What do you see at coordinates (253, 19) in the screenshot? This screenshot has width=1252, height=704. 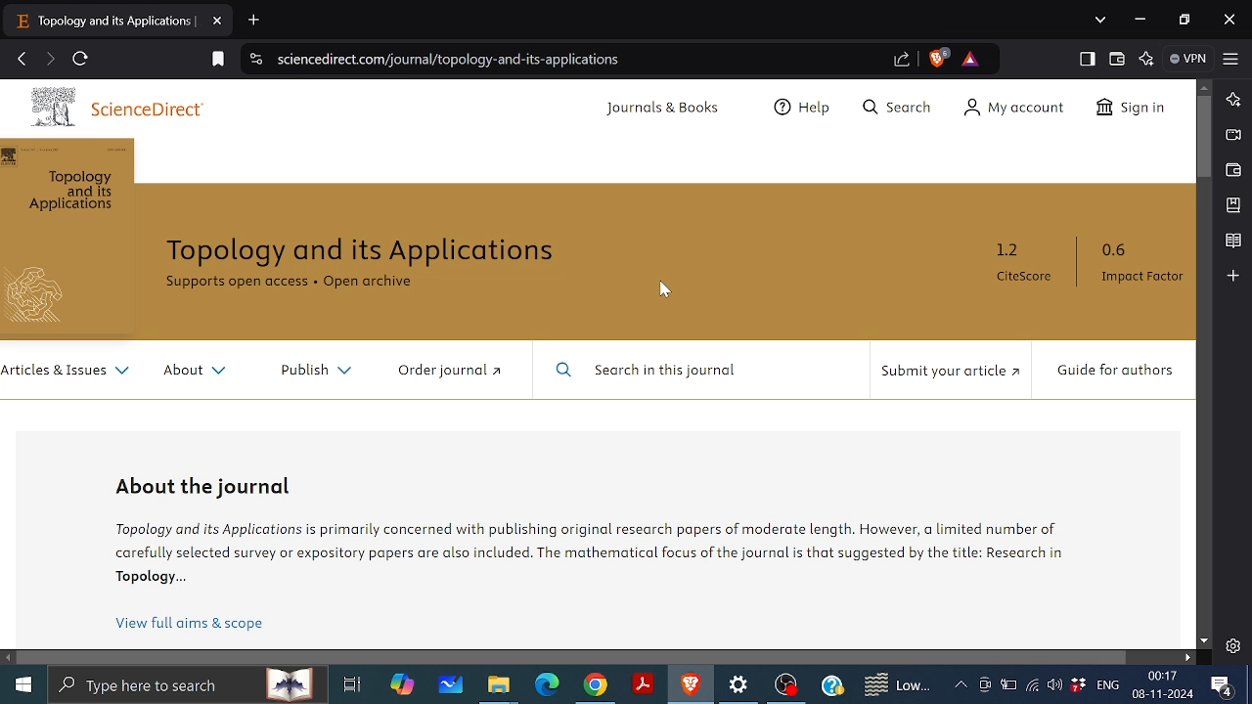 I see `Add new tab` at bounding box center [253, 19].